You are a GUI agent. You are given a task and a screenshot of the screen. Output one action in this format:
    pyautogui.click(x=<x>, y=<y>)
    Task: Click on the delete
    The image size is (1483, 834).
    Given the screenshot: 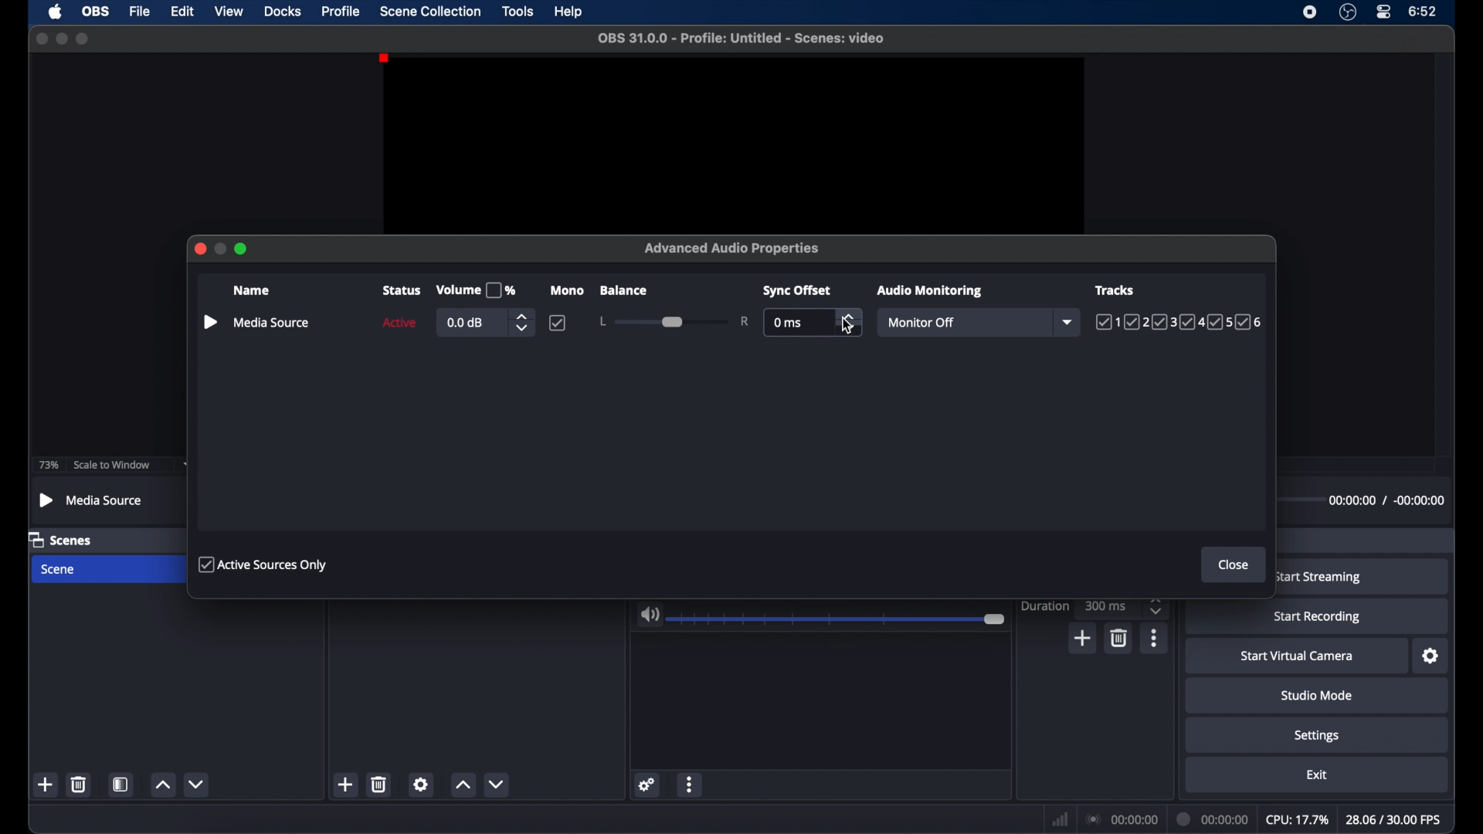 What is the action you would take?
    pyautogui.click(x=1120, y=639)
    